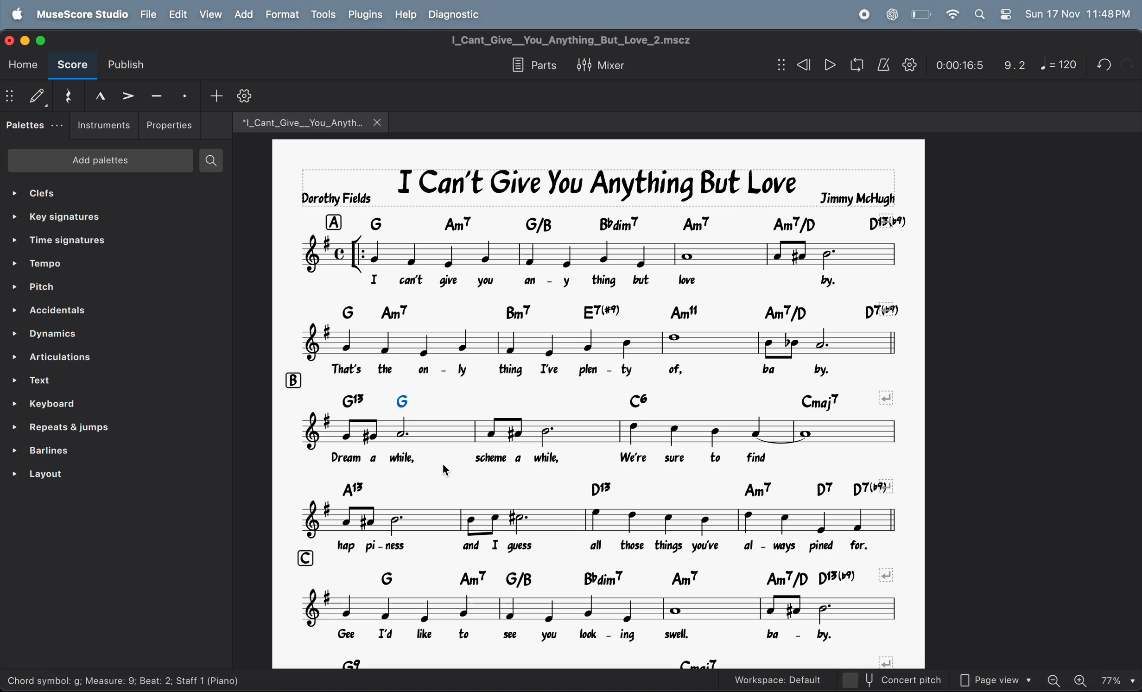  I want to click on apple widgets, so click(993, 14).